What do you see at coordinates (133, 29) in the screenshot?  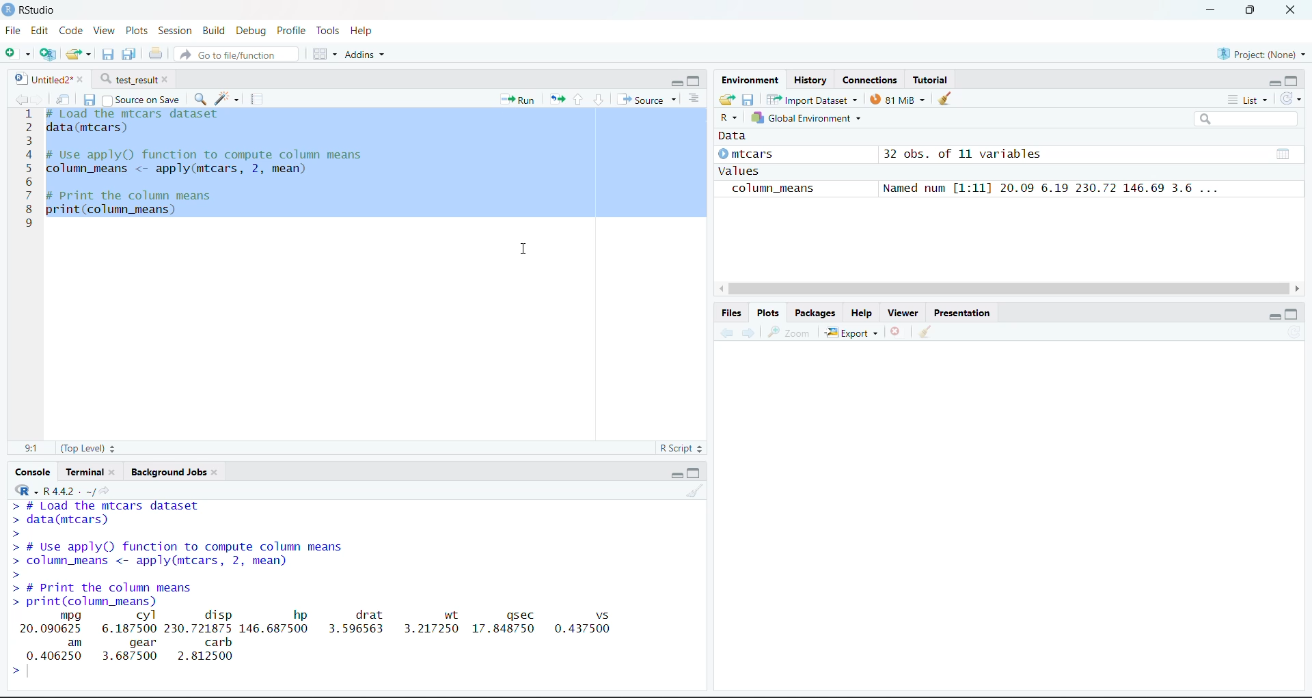 I see `Plots` at bounding box center [133, 29].